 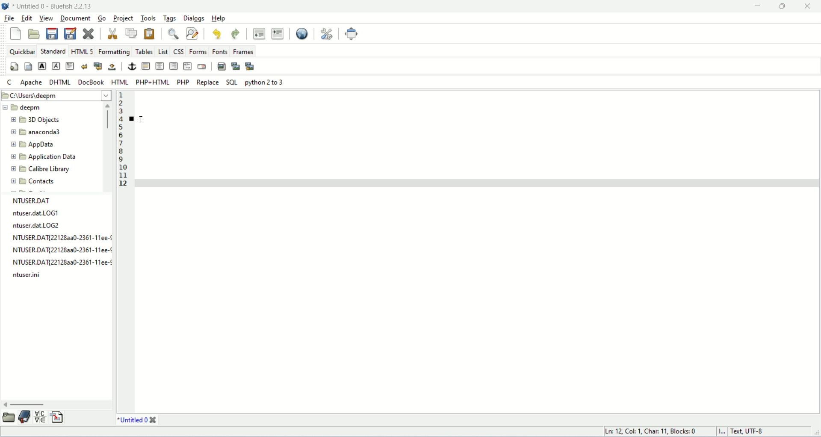 What do you see at coordinates (723, 432) in the screenshot?
I see `I` at bounding box center [723, 432].